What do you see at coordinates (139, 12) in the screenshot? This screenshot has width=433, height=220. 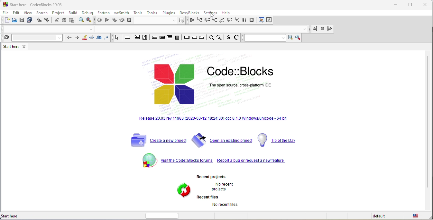 I see `tools` at bounding box center [139, 12].